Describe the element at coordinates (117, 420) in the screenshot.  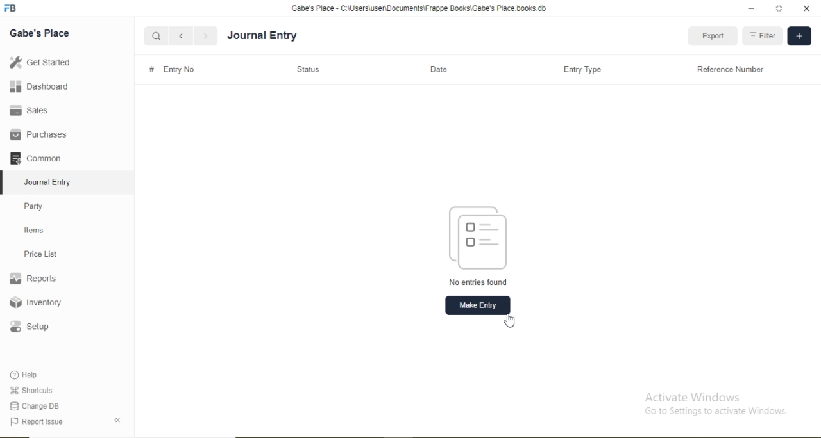
I see `Back` at that location.